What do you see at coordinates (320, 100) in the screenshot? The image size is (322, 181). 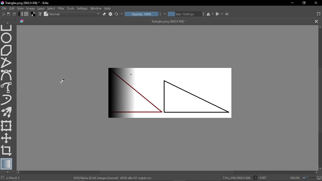 I see `Vertical scrollbar` at bounding box center [320, 100].